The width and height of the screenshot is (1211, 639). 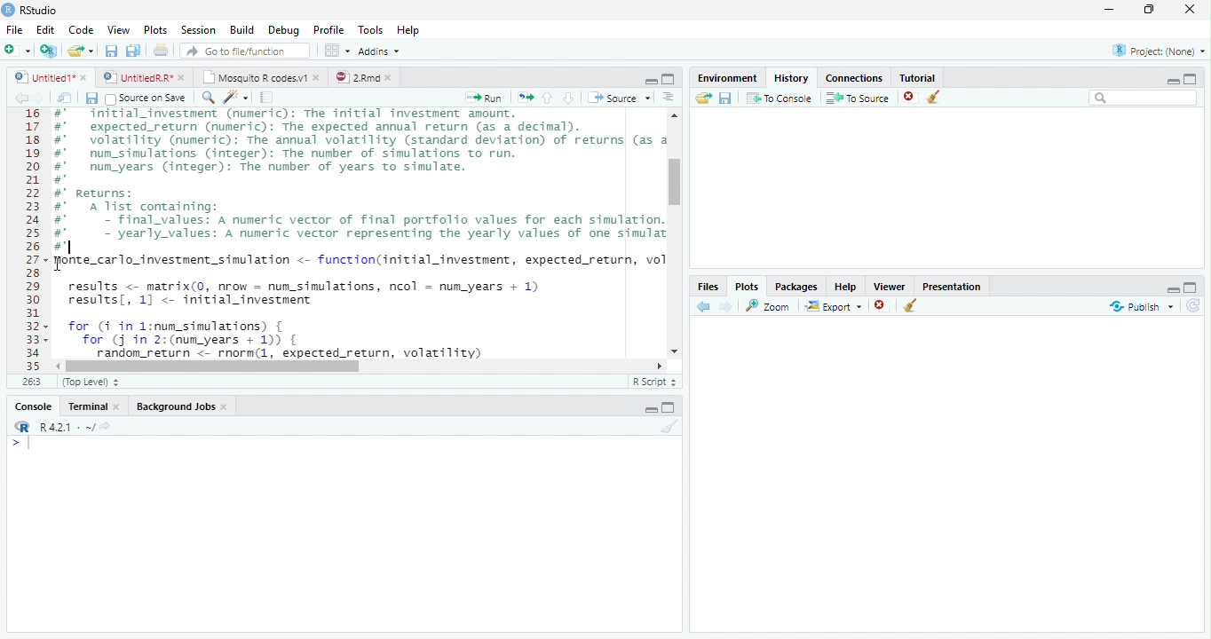 What do you see at coordinates (161, 50) in the screenshot?
I see `Print` at bounding box center [161, 50].